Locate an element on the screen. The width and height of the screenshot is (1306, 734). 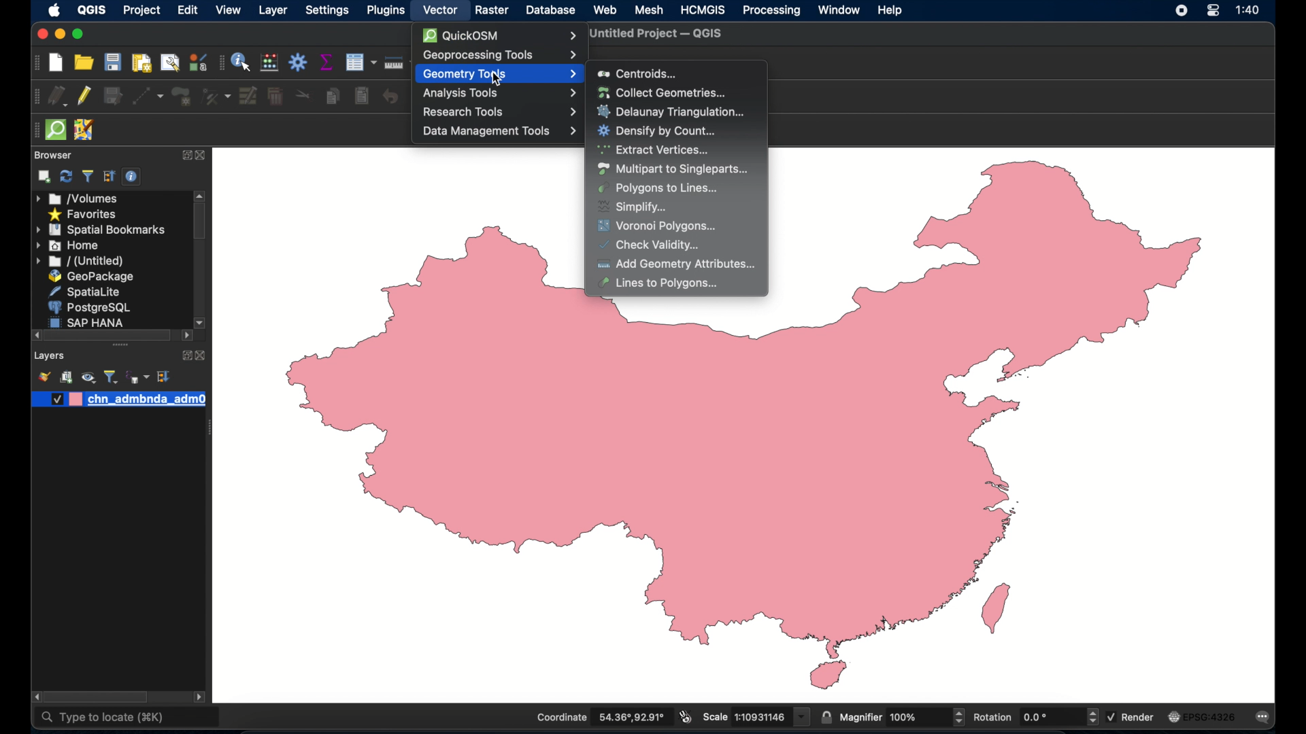
modify attributes is located at coordinates (249, 96).